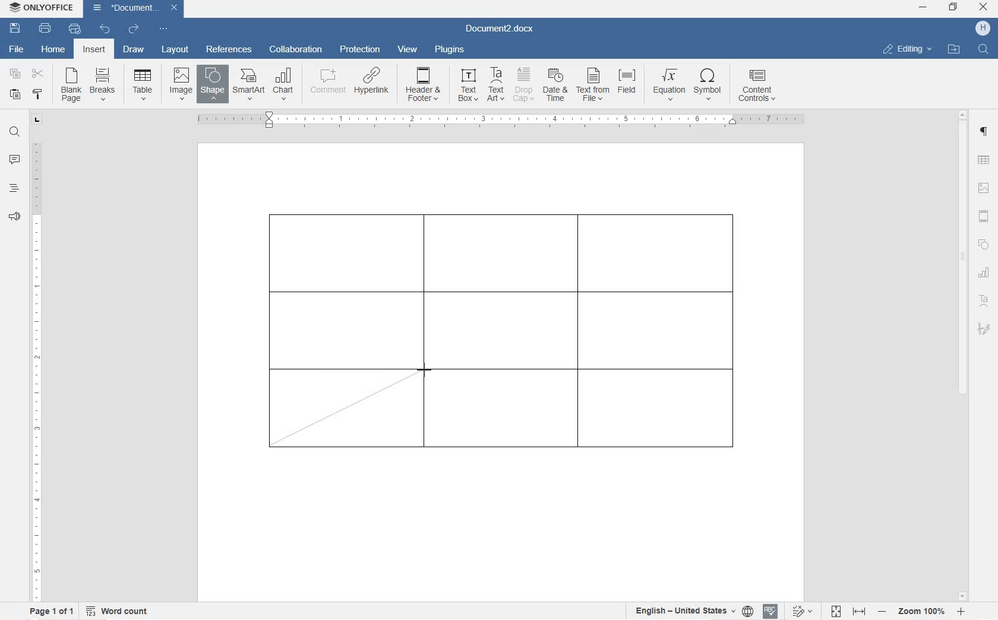  I want to click on quick print, so click(75, 29).